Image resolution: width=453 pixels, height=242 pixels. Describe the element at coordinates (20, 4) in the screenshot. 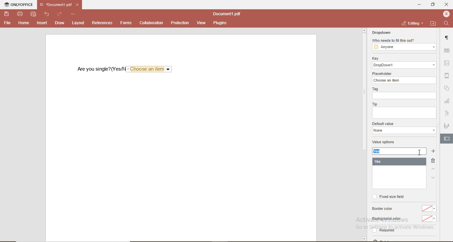

I see `onlyoffice` at that location.